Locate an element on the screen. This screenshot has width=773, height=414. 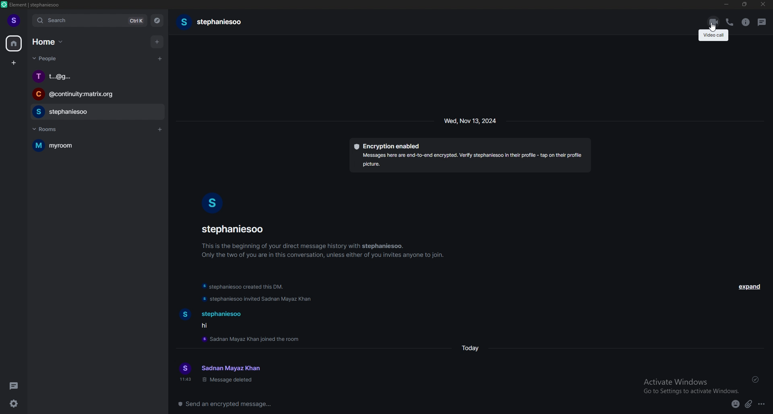
cursor is located at coordinates (715, 31).